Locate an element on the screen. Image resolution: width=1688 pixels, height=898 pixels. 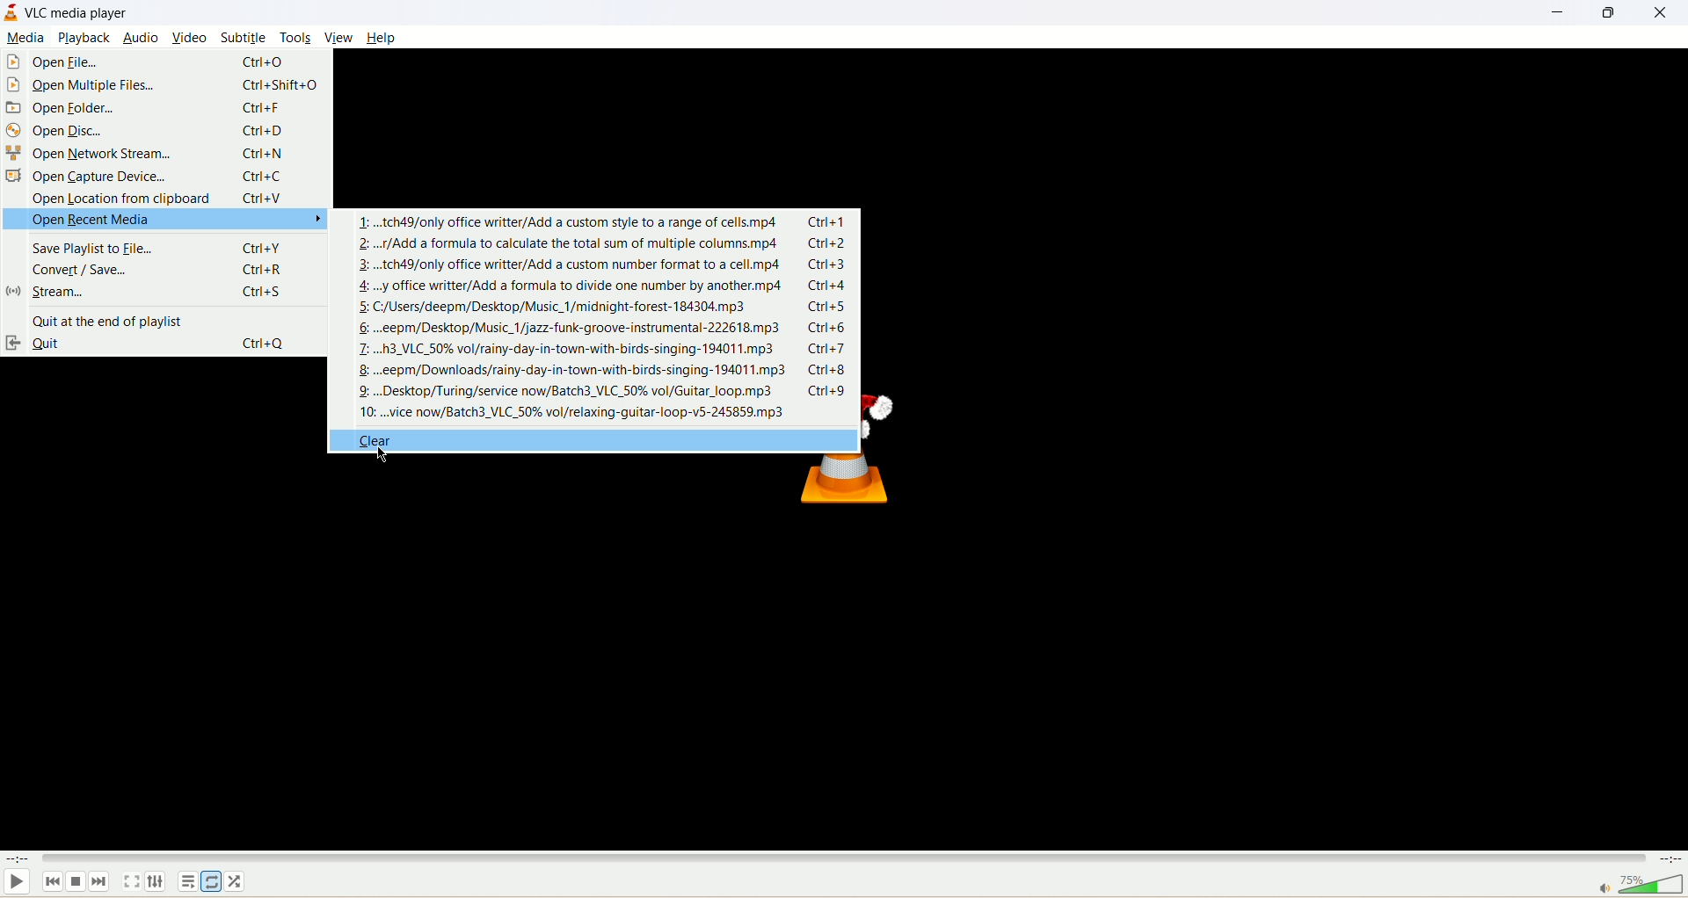
help is located at coordinates (382, 39).